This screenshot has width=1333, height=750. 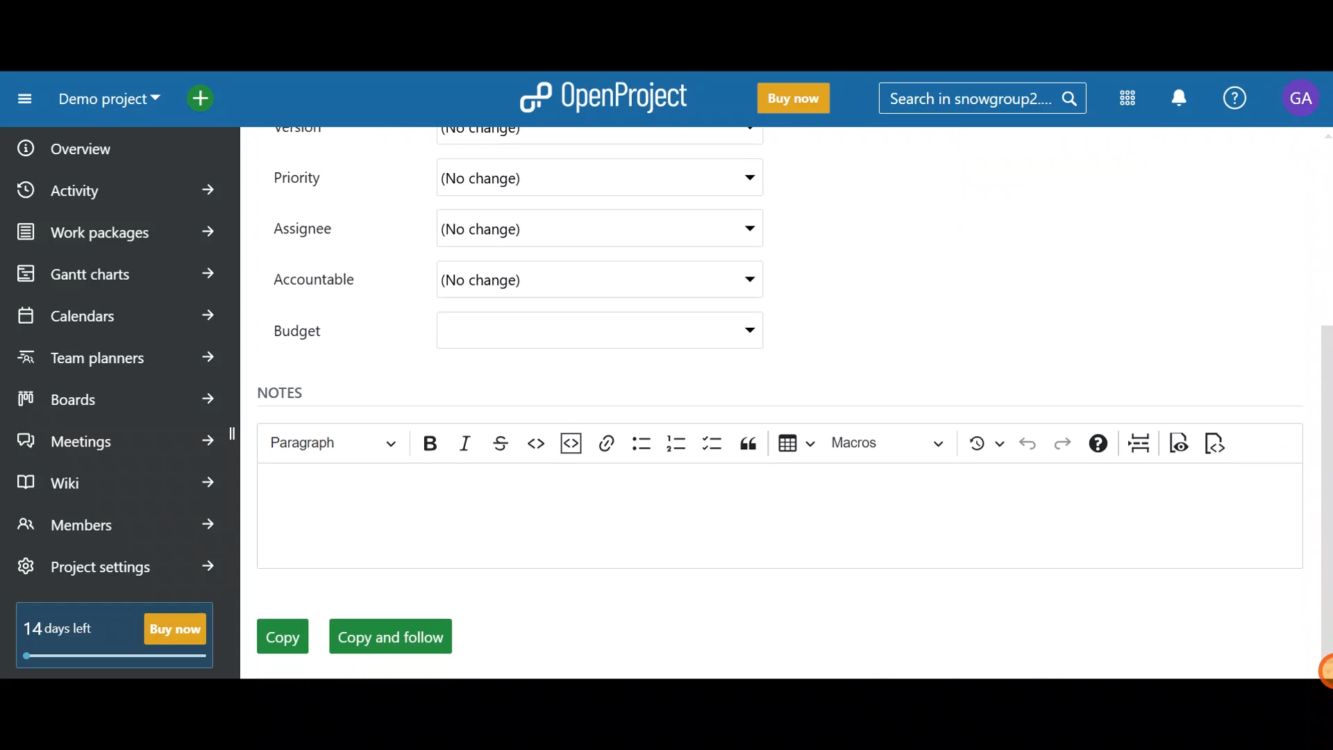 I want to click on Notes, so click(x=288, y=394).